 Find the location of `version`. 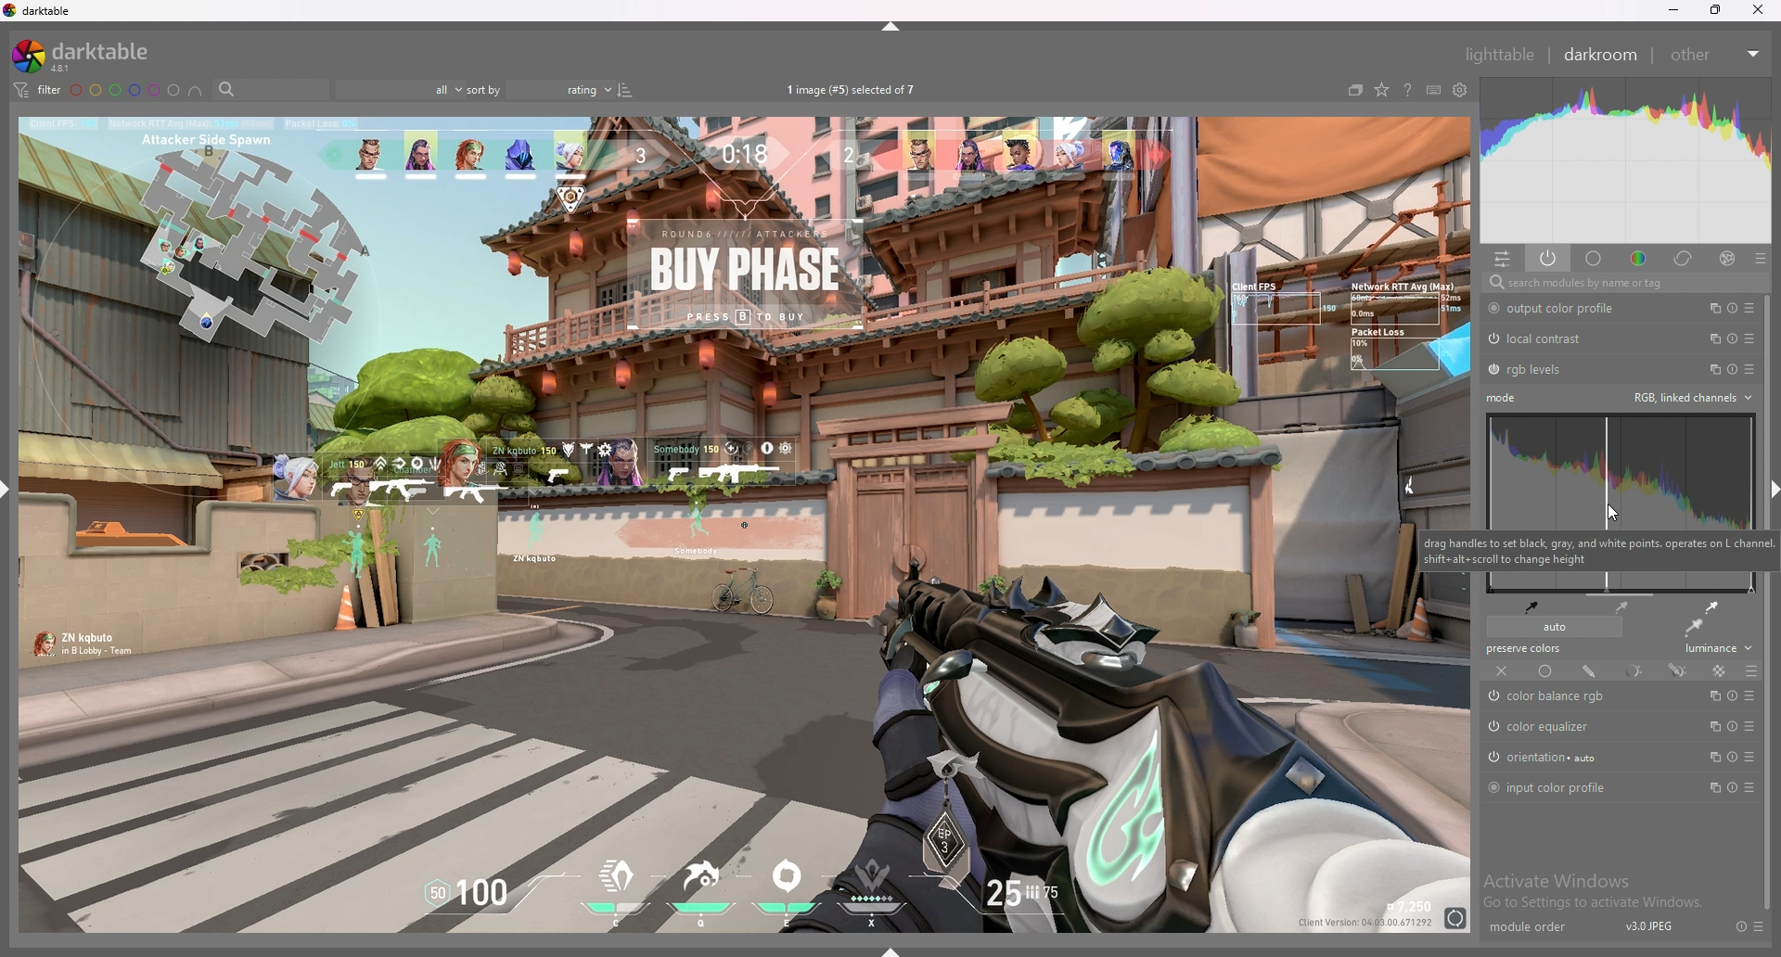

version is located at coordinates (1650, 929).